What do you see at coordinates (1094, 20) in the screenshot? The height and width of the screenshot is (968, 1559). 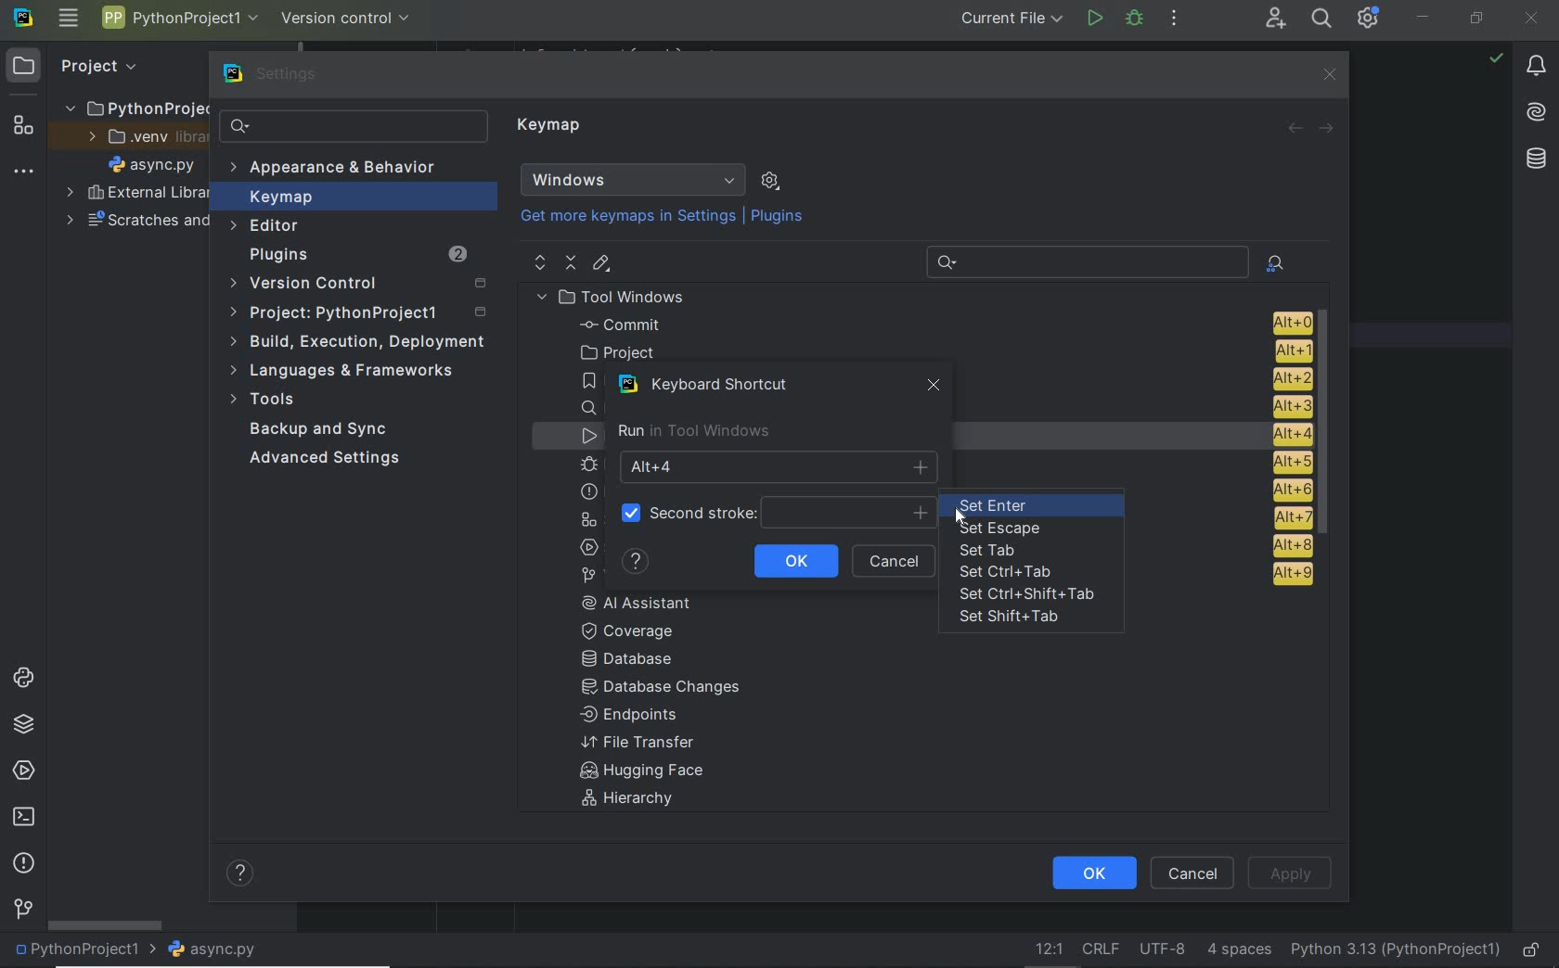 I see `run` at bounding box center [1094, 20].